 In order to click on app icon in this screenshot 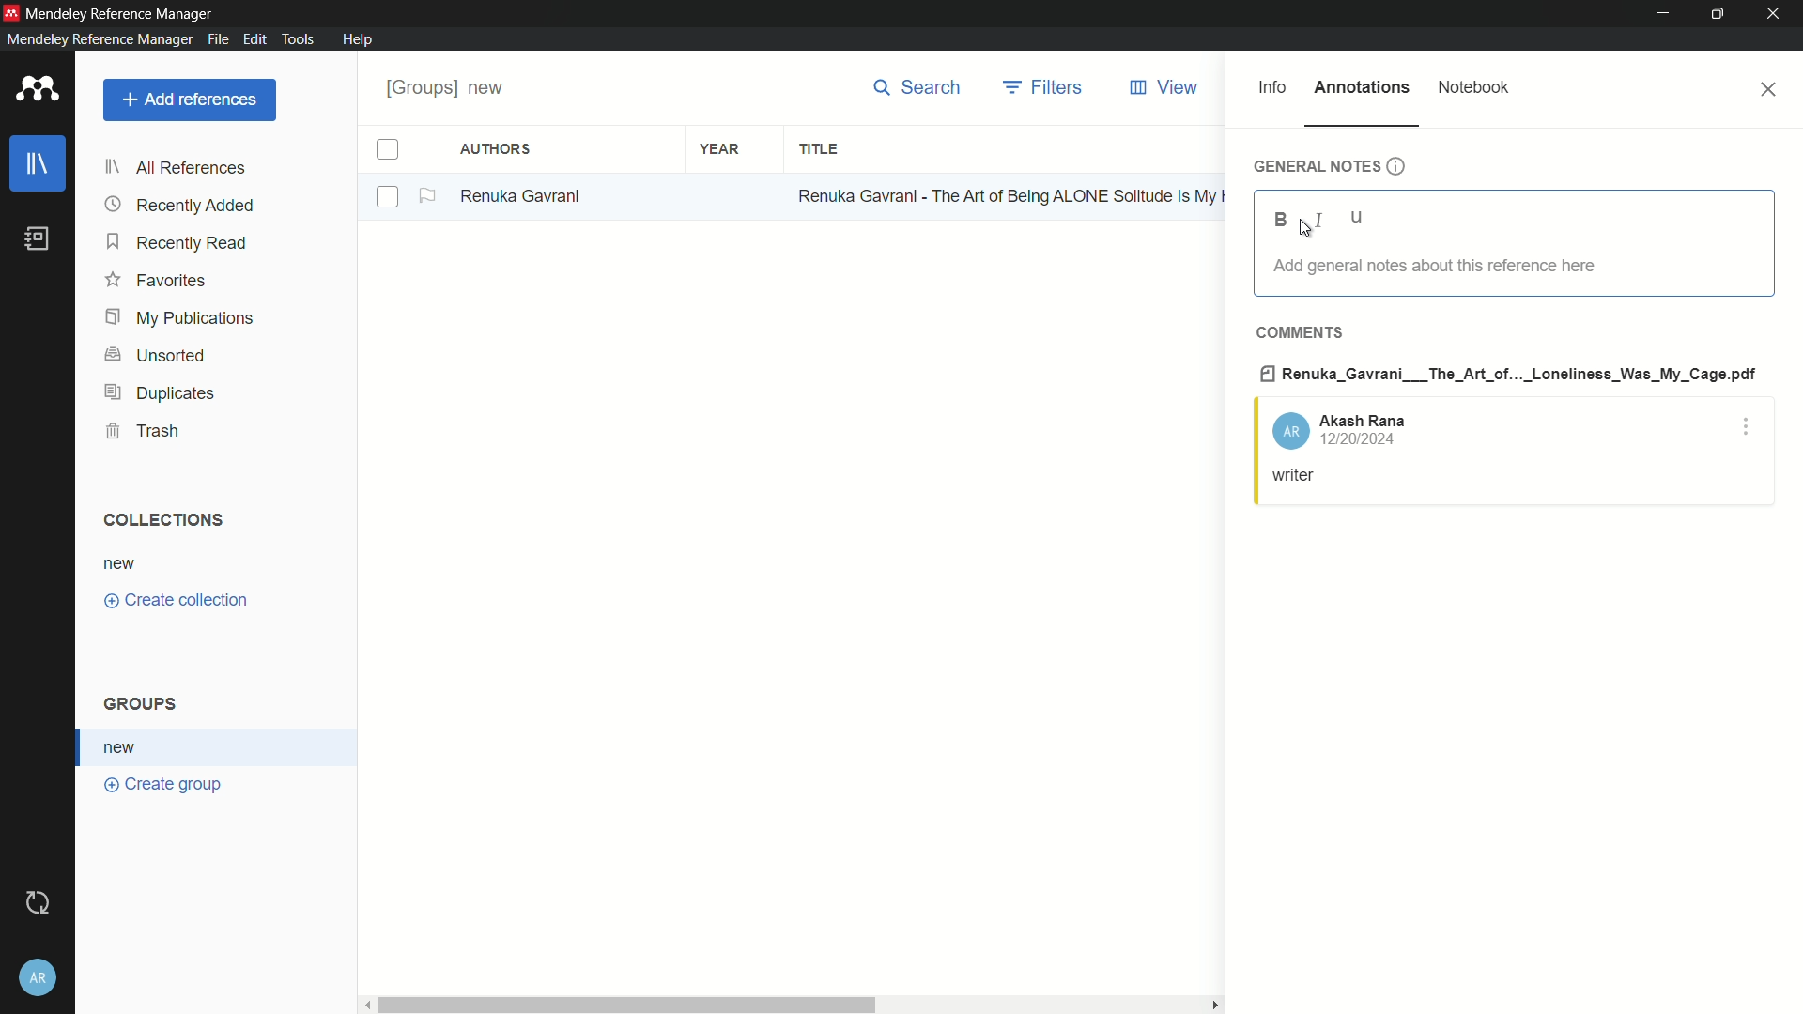, I will do `click(11, 11)`.